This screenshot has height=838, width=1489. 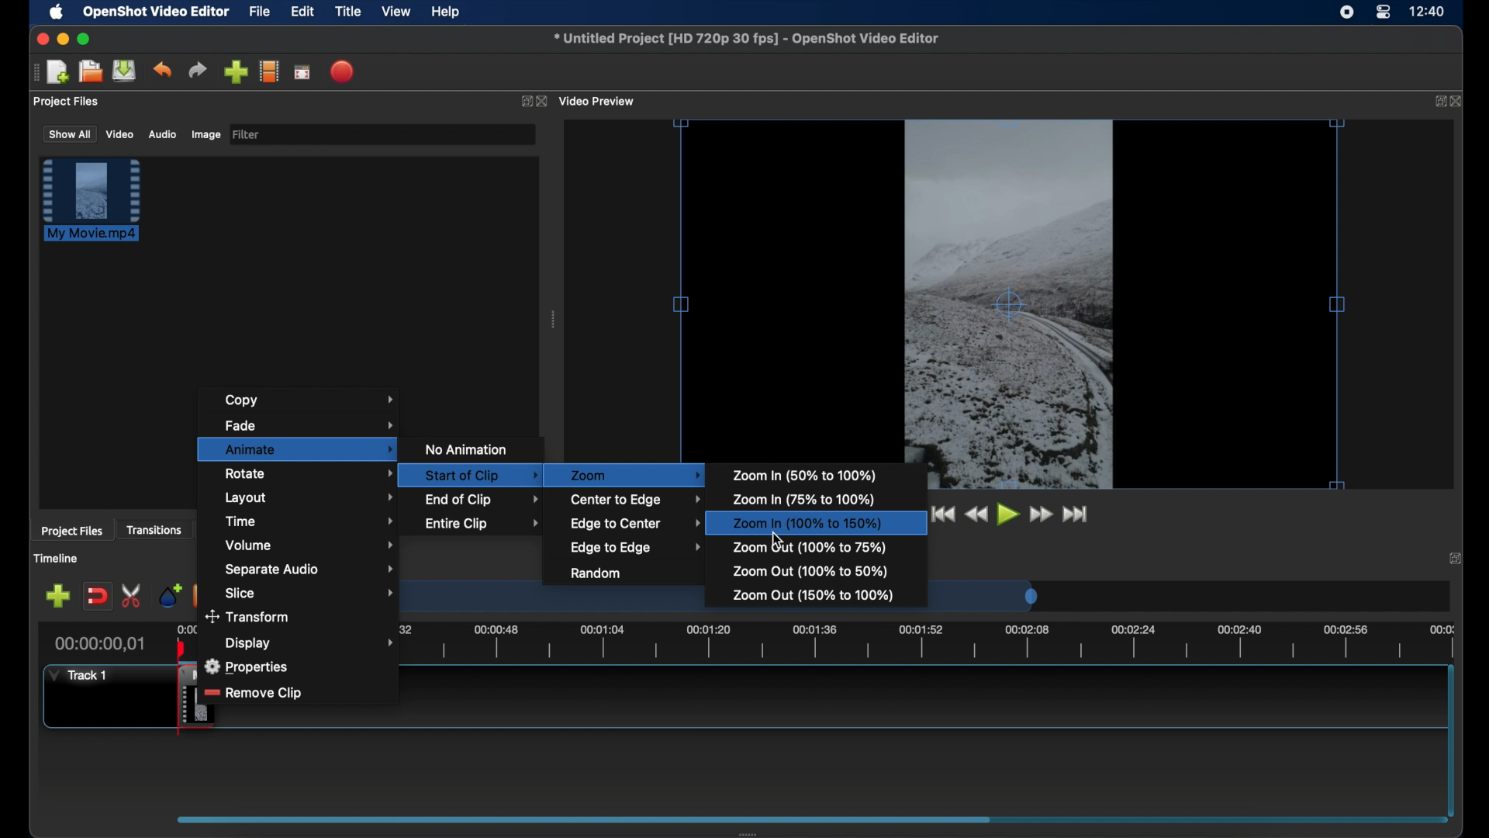 What do you see at coordinates (467, 474) in the screenshot?
I see `start of clip menu` at bounding box center [467, 474].